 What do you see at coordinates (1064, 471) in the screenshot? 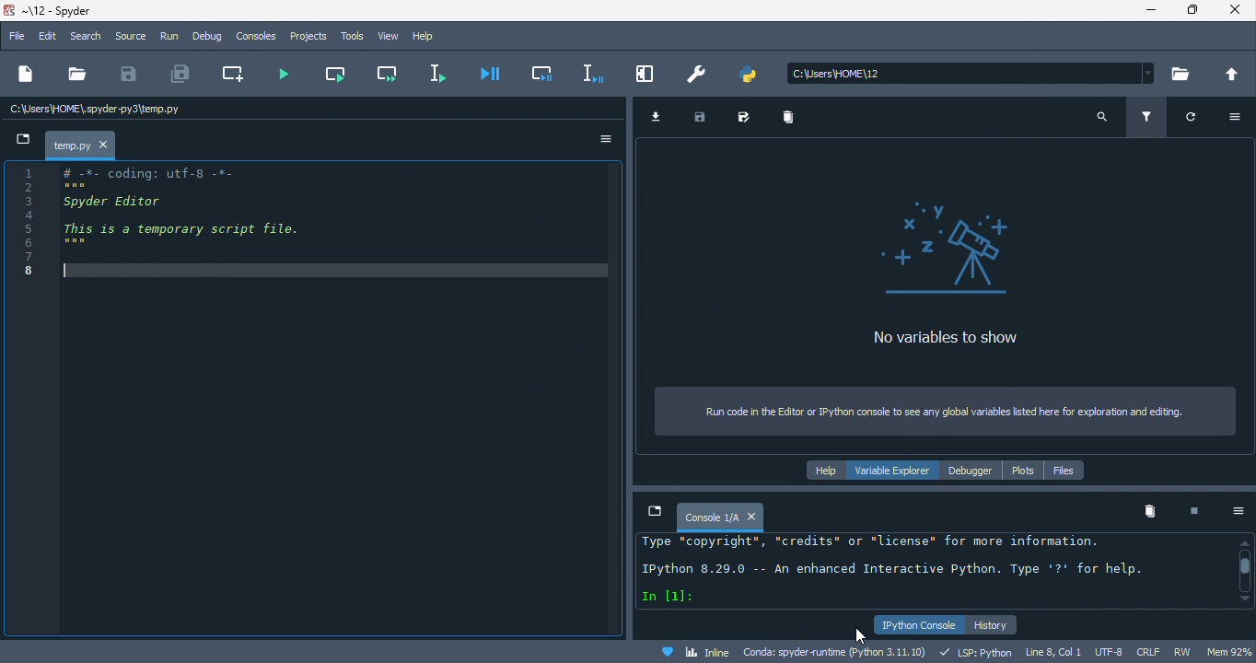
I see `files` at bounding box center [1064, 471].